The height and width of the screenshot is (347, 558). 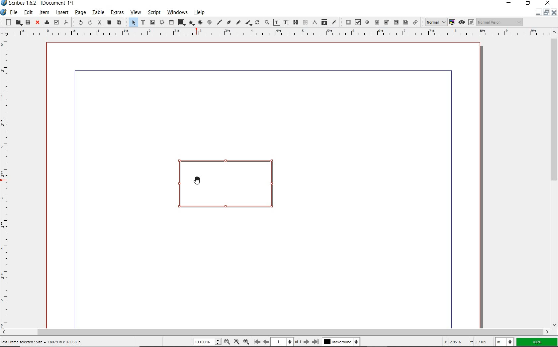 I want to click on preview mode, so click(x=462, y=22).